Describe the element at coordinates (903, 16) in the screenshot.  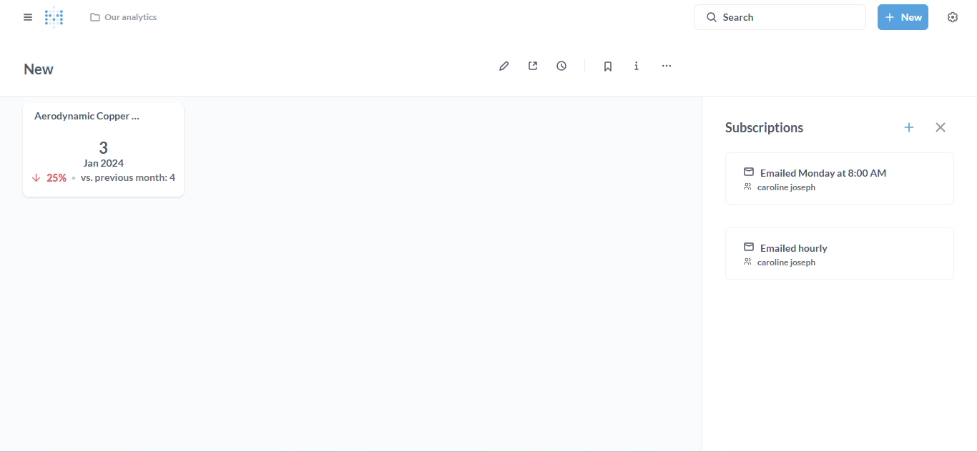
I see `new` at that location.